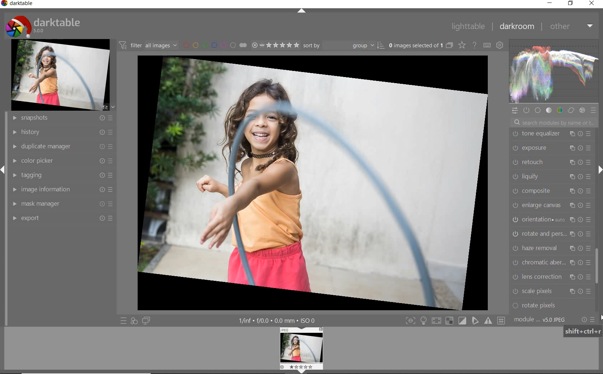 The height and width of the screenshot is (374, 603). I want to click on filter images, so click(148, 45).